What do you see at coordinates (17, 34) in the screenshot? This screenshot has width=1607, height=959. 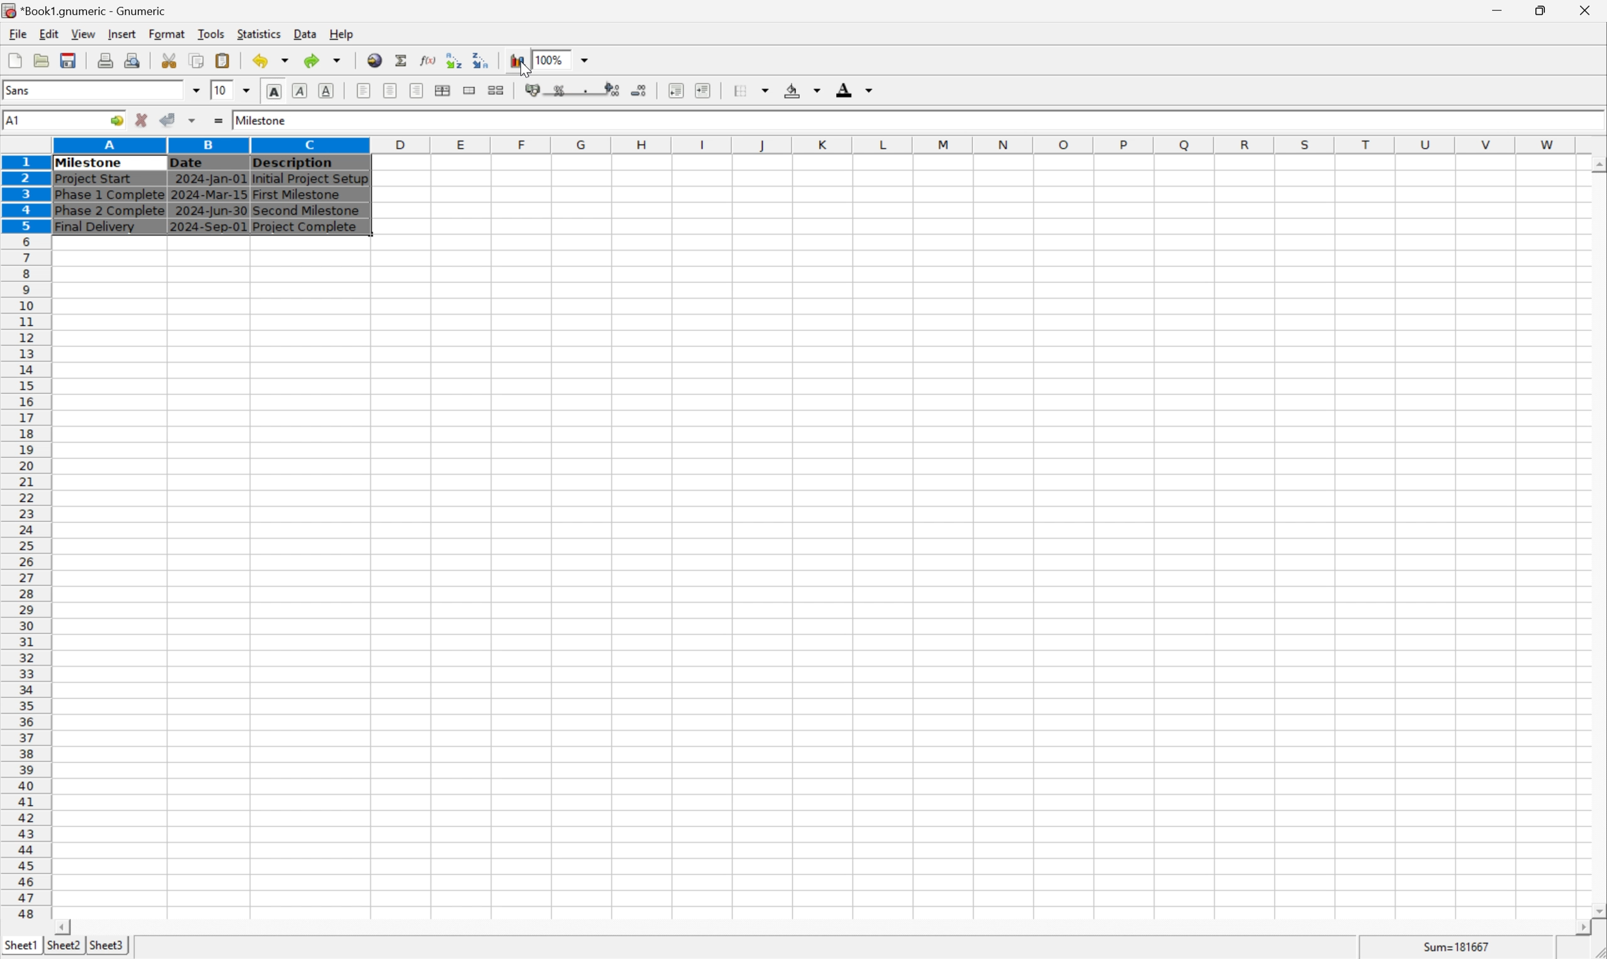 I see `file` at bounding box center [17, 34].